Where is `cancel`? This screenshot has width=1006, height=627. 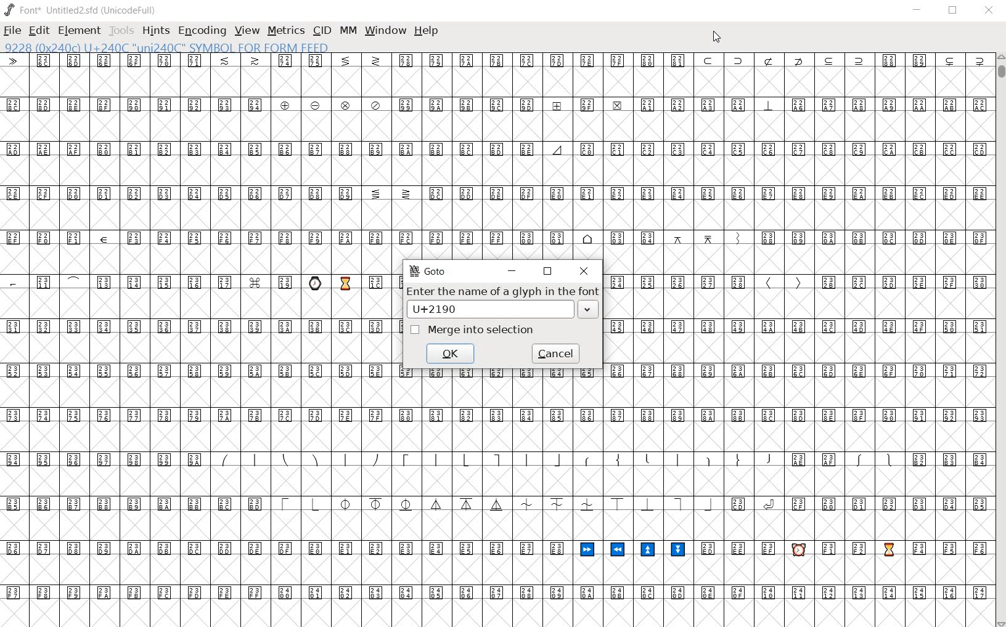
cancel is located at coordinates (557, 354).